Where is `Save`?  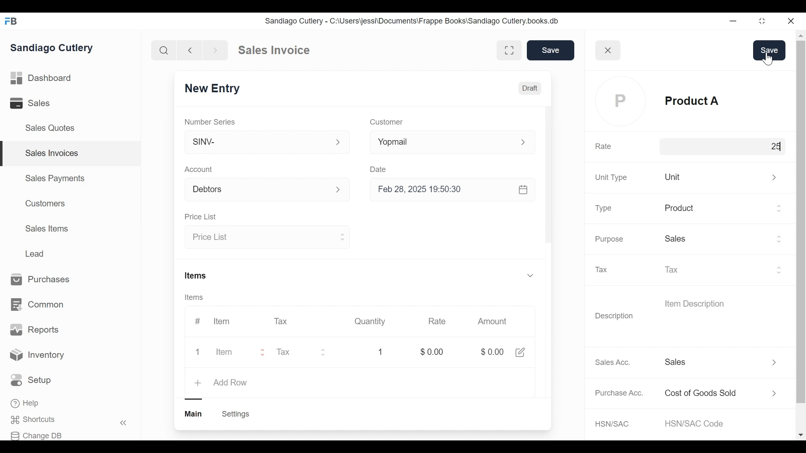
Save is located at coordinates (769, 50).